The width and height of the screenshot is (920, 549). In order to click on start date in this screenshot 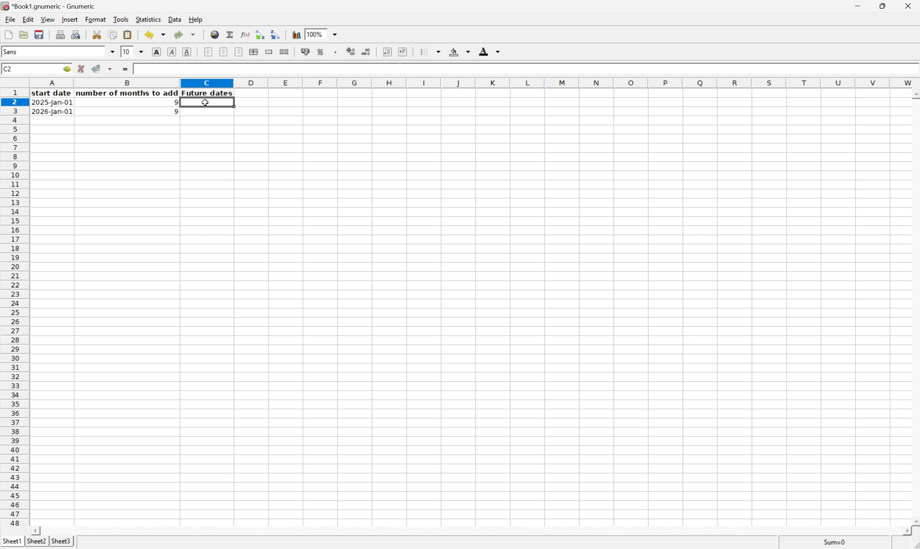, I will do `click(53, 93)`.